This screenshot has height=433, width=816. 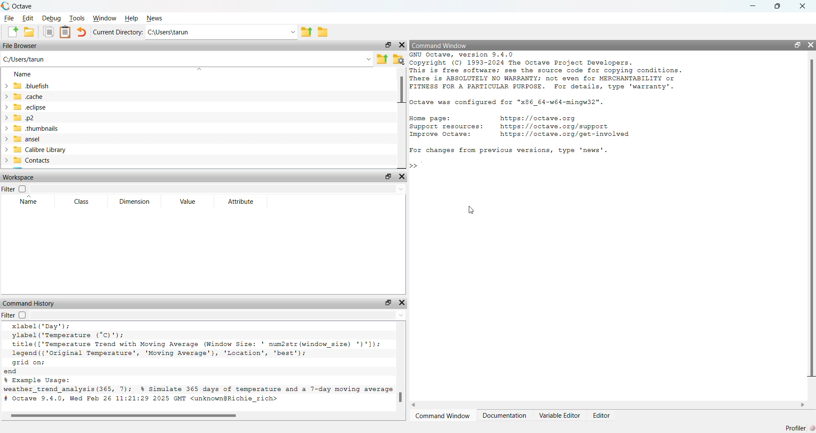 I want to click on cursor, so click(x=472, y=208).